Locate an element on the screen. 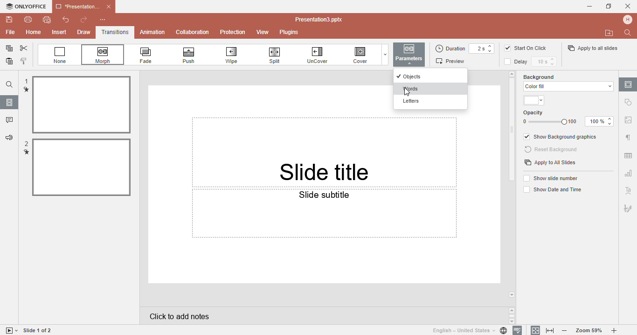 This screenshot has width=637, height=335. Objects is located at coordinates (426, 76).